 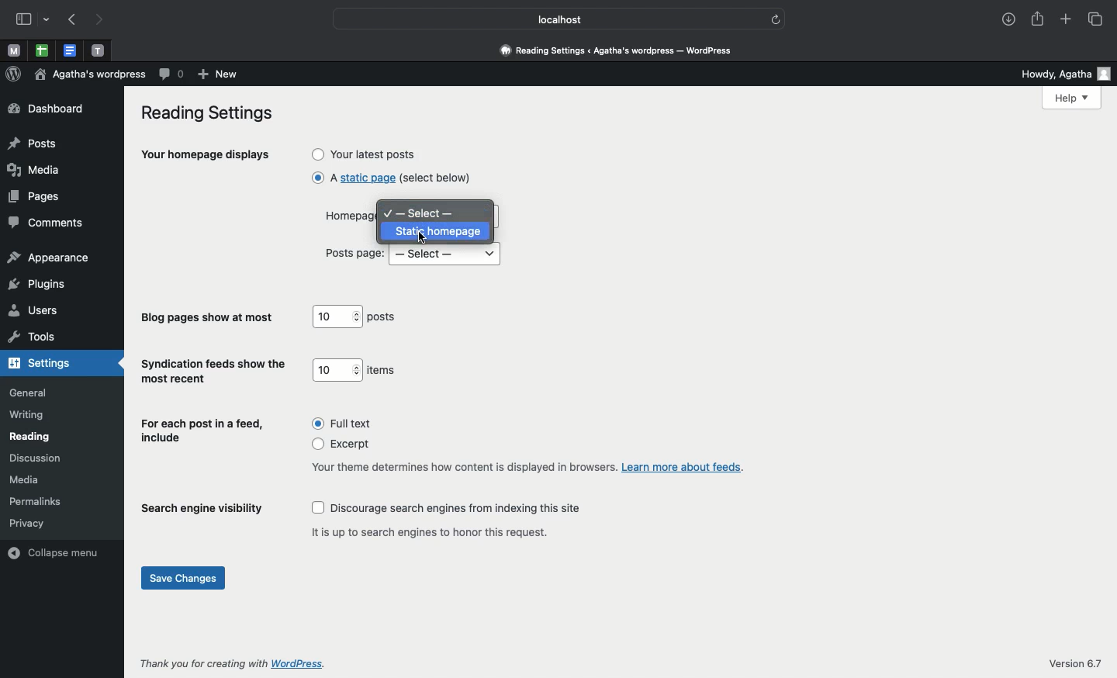 I want to click on A static page, so click(x=393, y=178).